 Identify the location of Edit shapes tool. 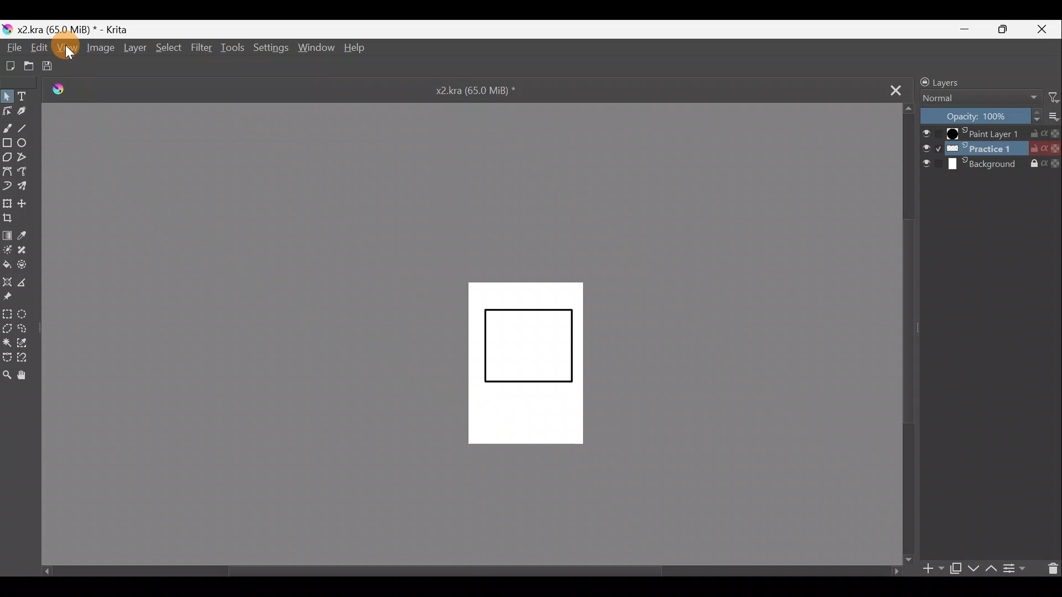
(7, 112).